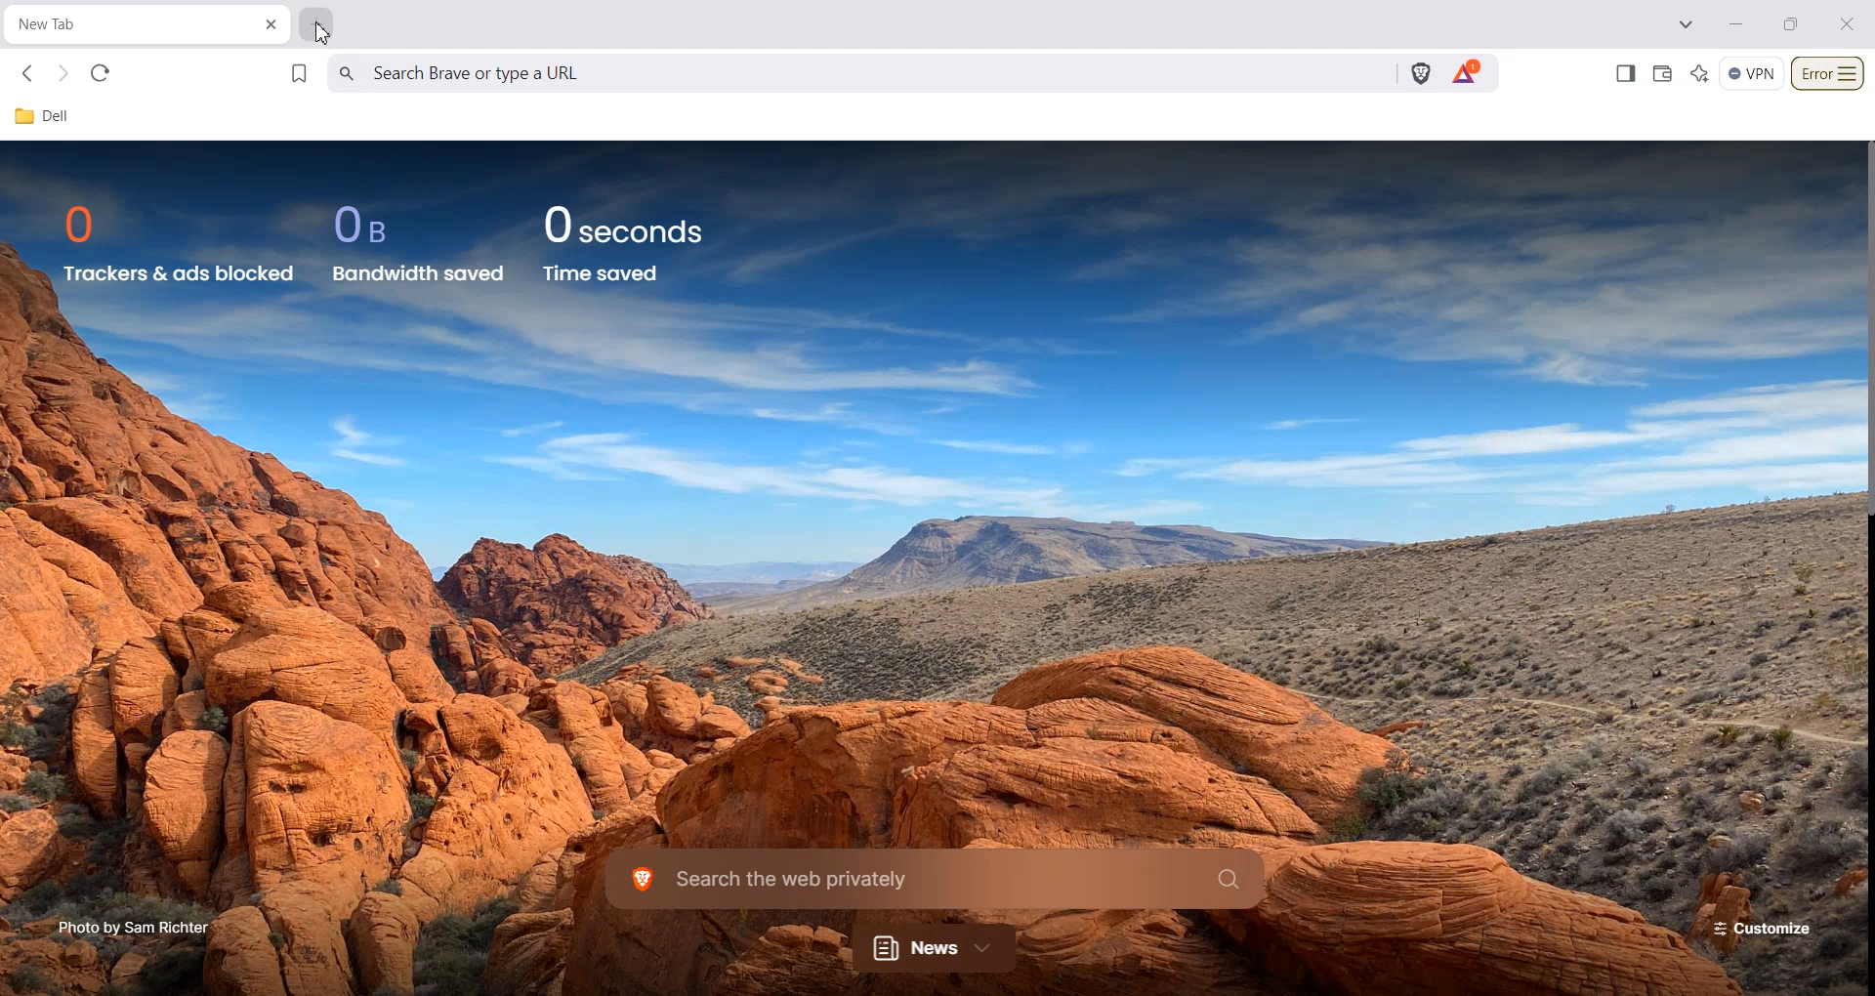  I want to click on Minimize, so click(1735, 25).